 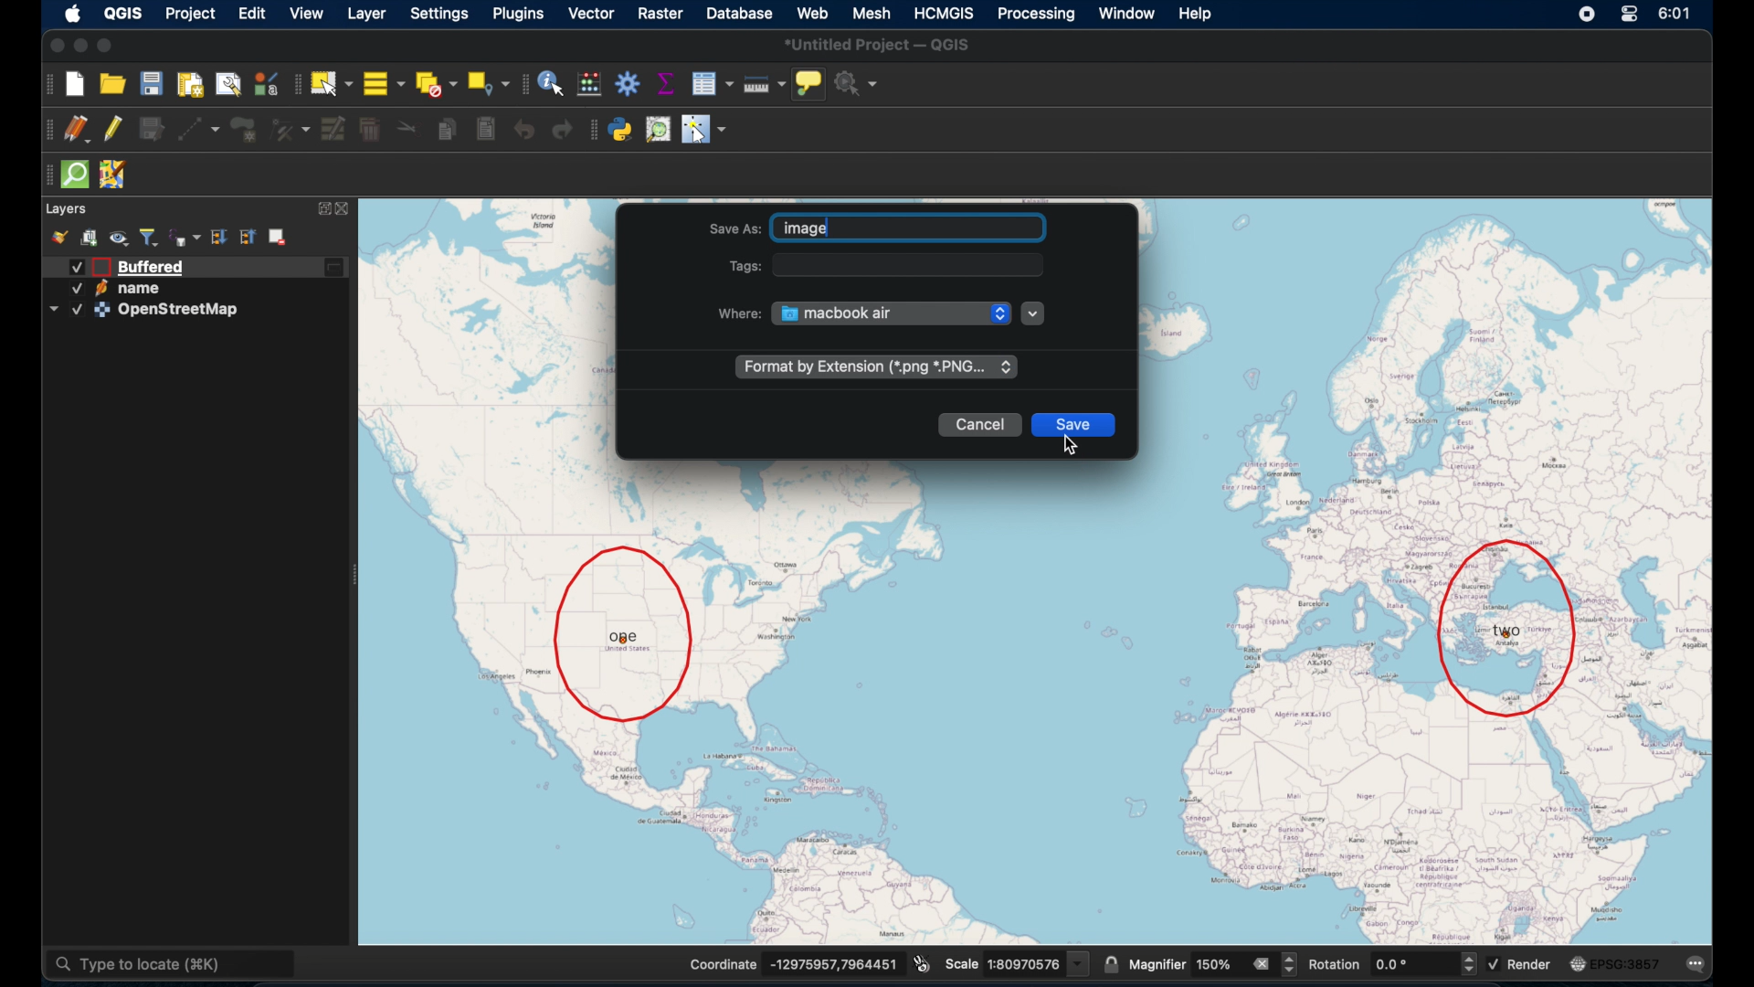 I want to click on style manager, so click(x=61, y=237).